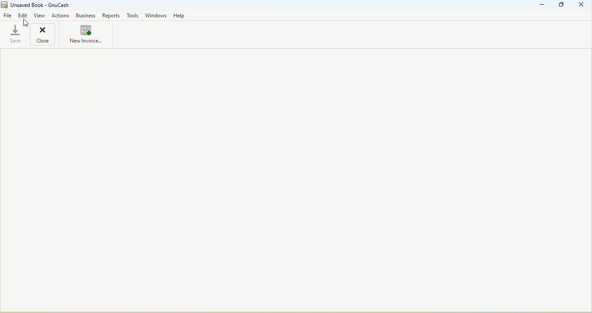  I want to click on View, so click(40, 16).